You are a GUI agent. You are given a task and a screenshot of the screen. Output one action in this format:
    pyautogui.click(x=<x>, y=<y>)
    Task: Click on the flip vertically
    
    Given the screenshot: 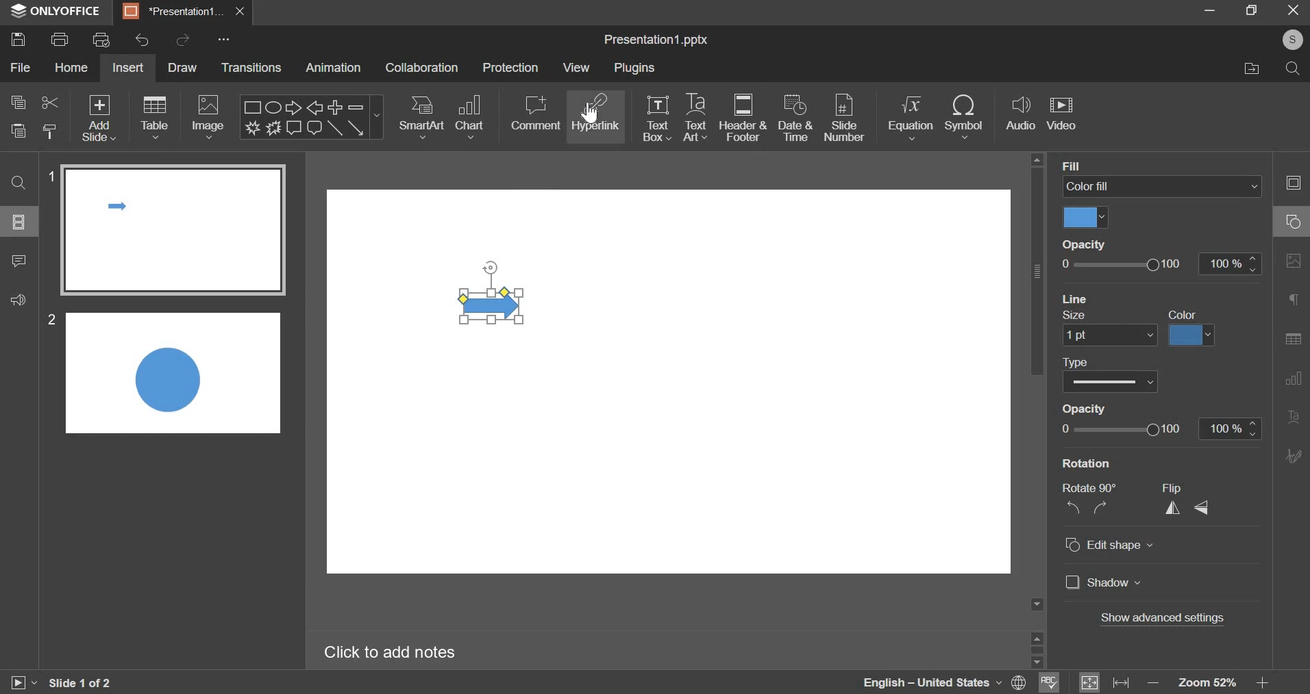 What is the action you would take?
    pyautogui.click(x=1202, y=509)
    